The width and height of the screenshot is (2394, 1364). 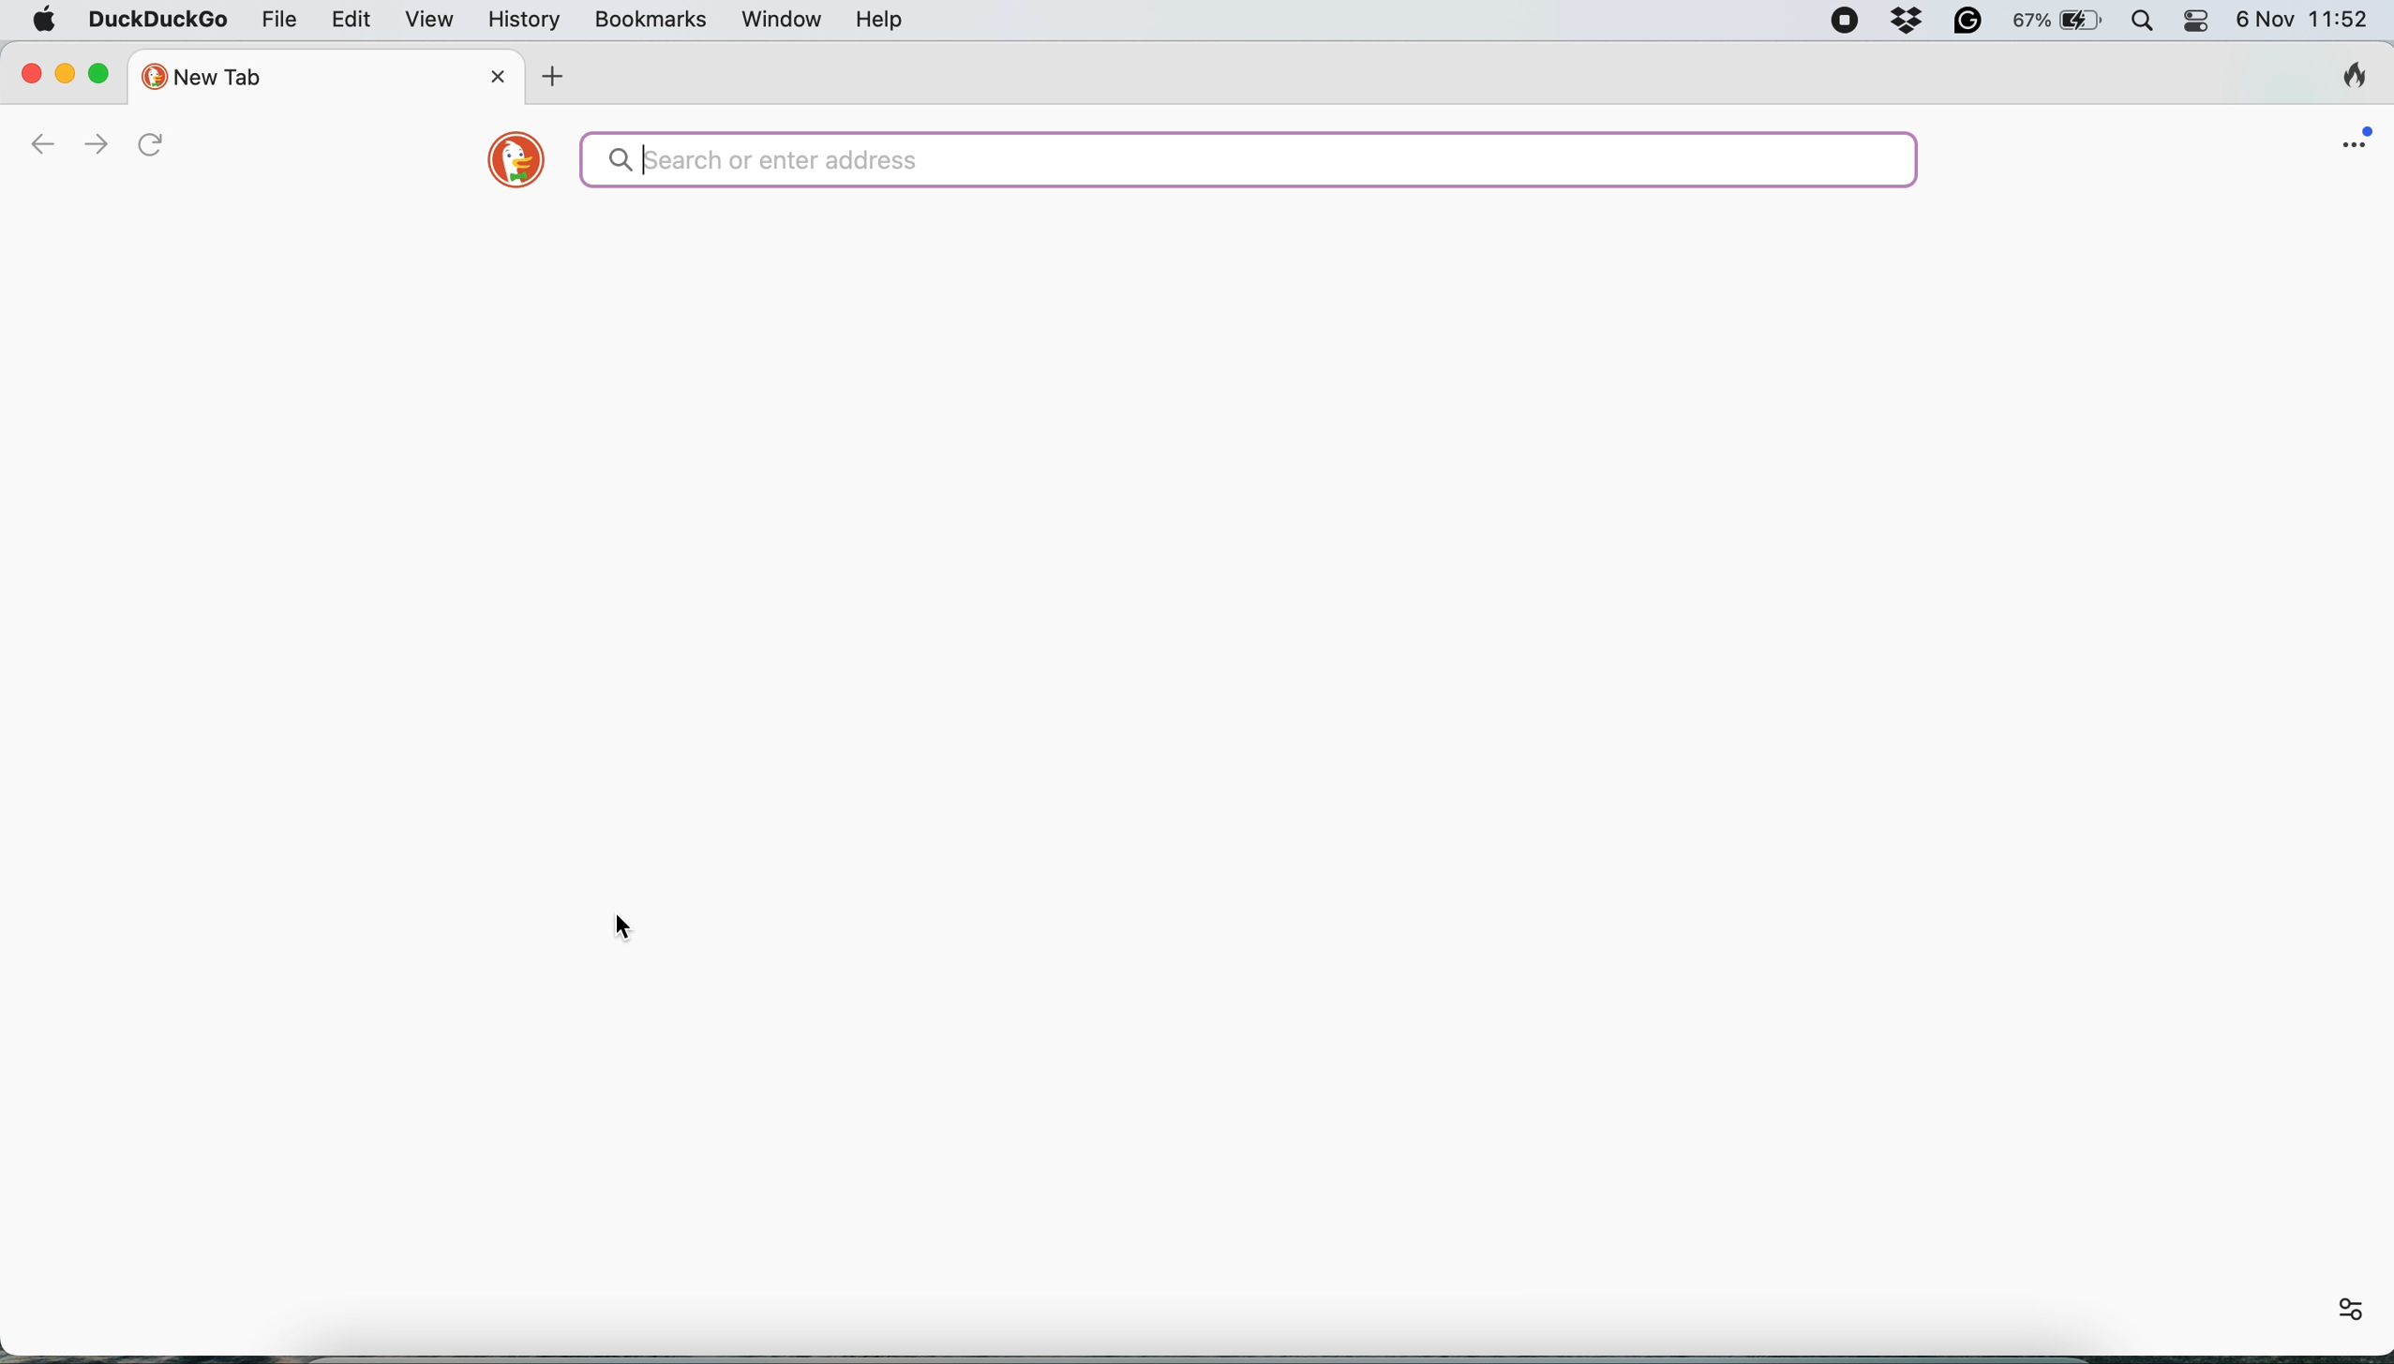 What do you see at coordinates (275, 21) in the screenshot?
I see `file` at bounding box center [275, 21].